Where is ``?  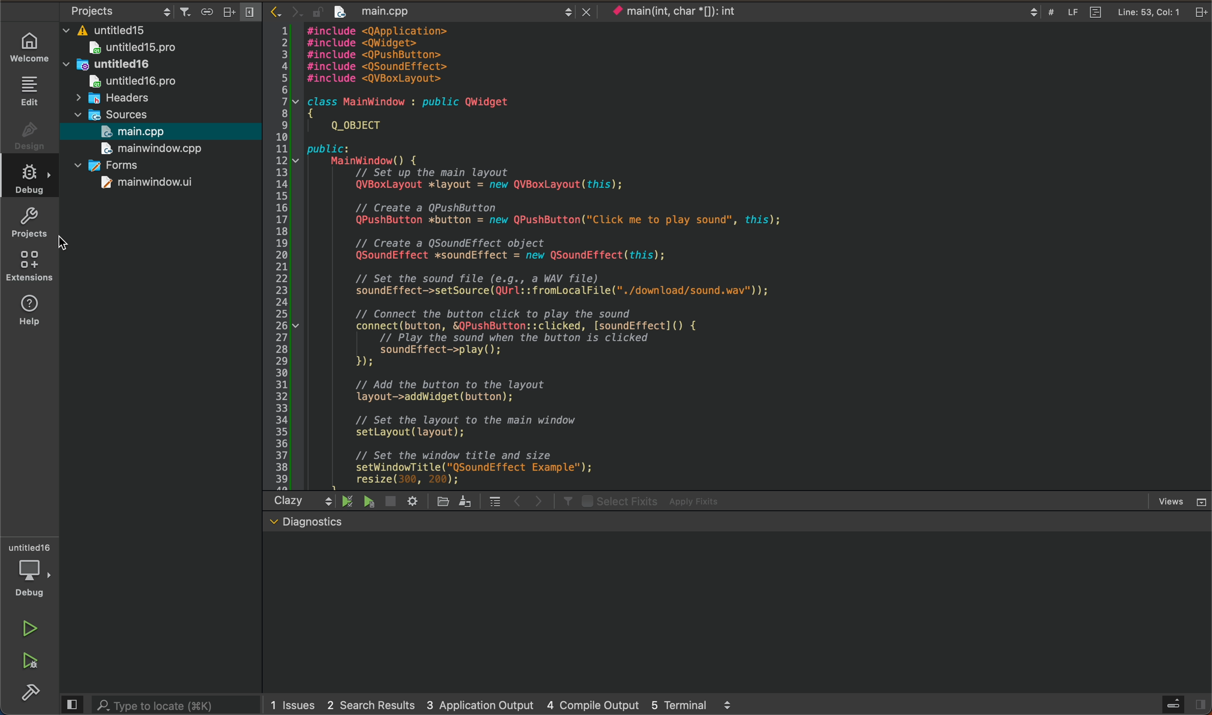  is located at coordinates (118, 97).